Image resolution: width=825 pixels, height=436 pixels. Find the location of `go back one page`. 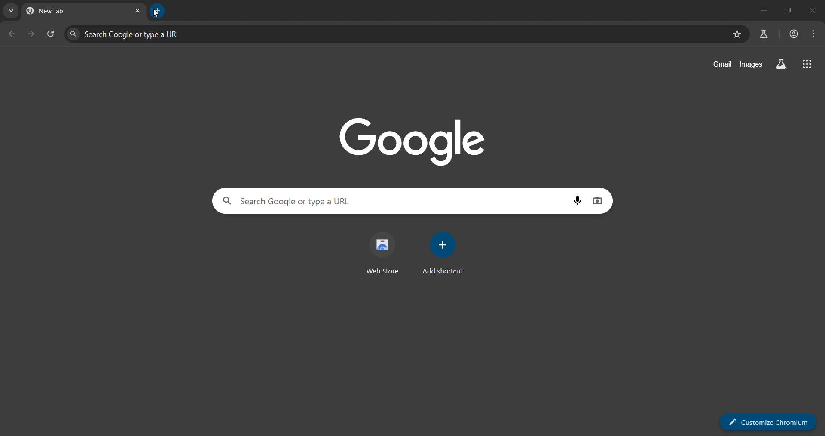

go back one page is located at coordinates (13, 34).